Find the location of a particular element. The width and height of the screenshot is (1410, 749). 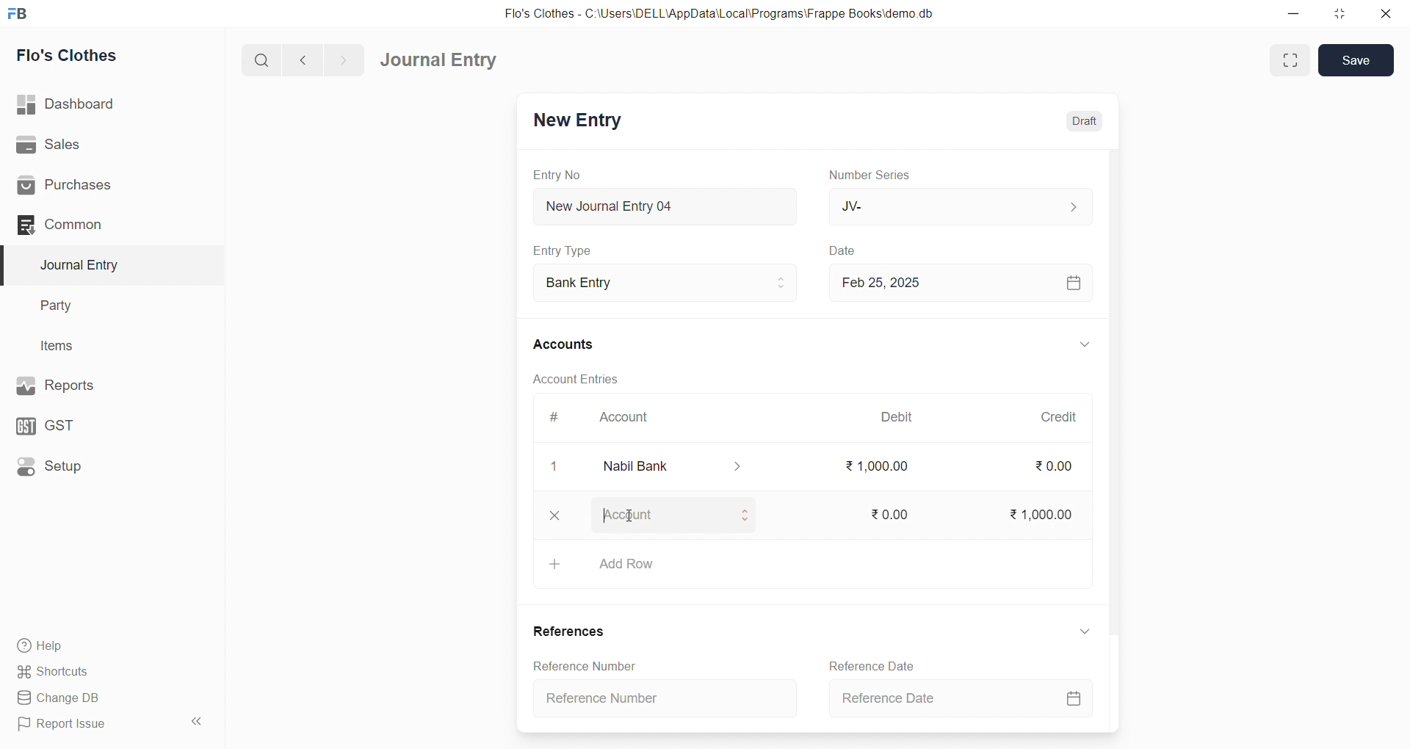

₹ 0.00 is located at coordinates (889, 512).